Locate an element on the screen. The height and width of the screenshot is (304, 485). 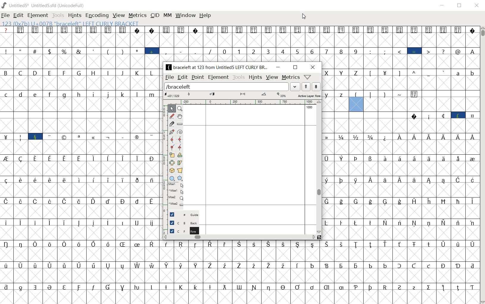
hints is located at coordinates (255, 78).